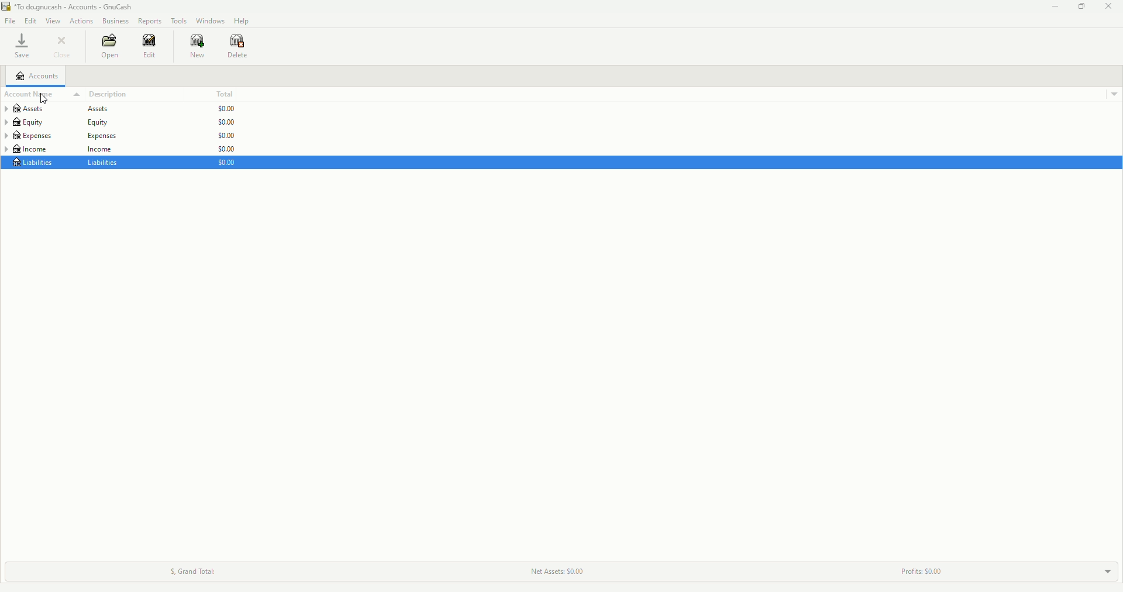 This screenshot has width=1123, height=592. What do you see at coordinates (43, 99) in the screenshot?
I see `mouse pointer` at bounding box center [43, 99].